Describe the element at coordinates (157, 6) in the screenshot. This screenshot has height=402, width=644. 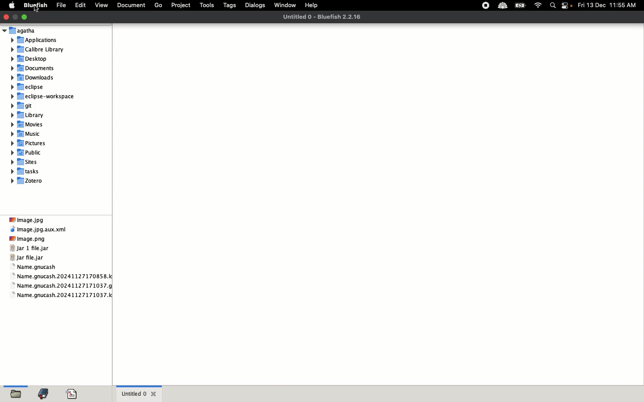
I see `Go` at that location.